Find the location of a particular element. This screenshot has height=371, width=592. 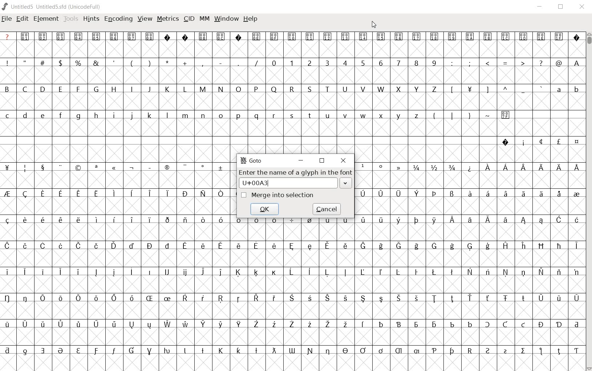

Symbol is located at coordinates (523, 298).